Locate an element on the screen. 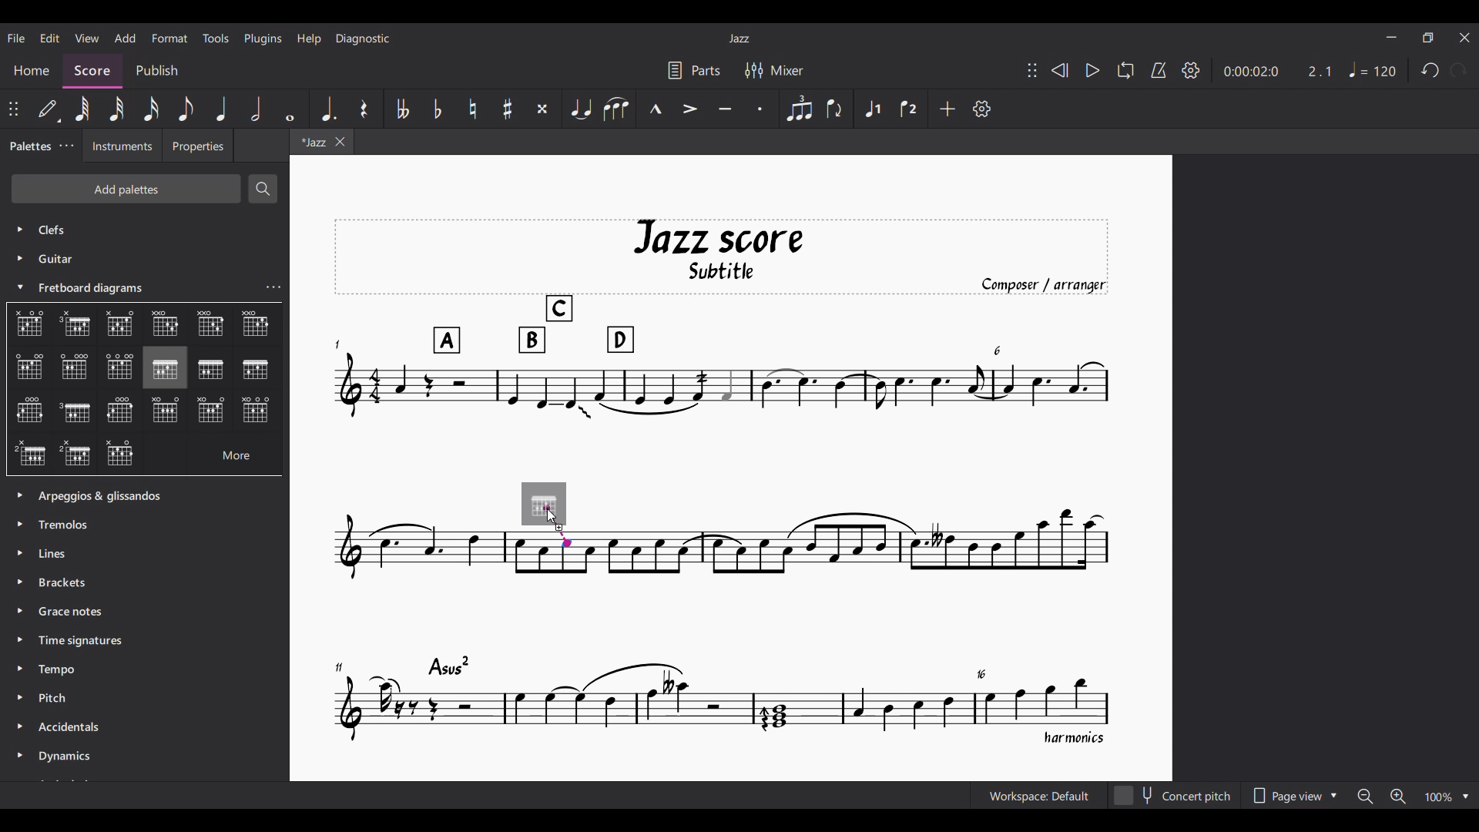 Image resolution: width=1479 pixels, height=832 pixels. Help menu is located at coordinates (310, 39).